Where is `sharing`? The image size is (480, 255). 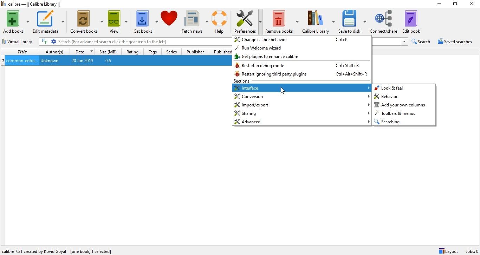 sharing is located at coordinates (301, 114).